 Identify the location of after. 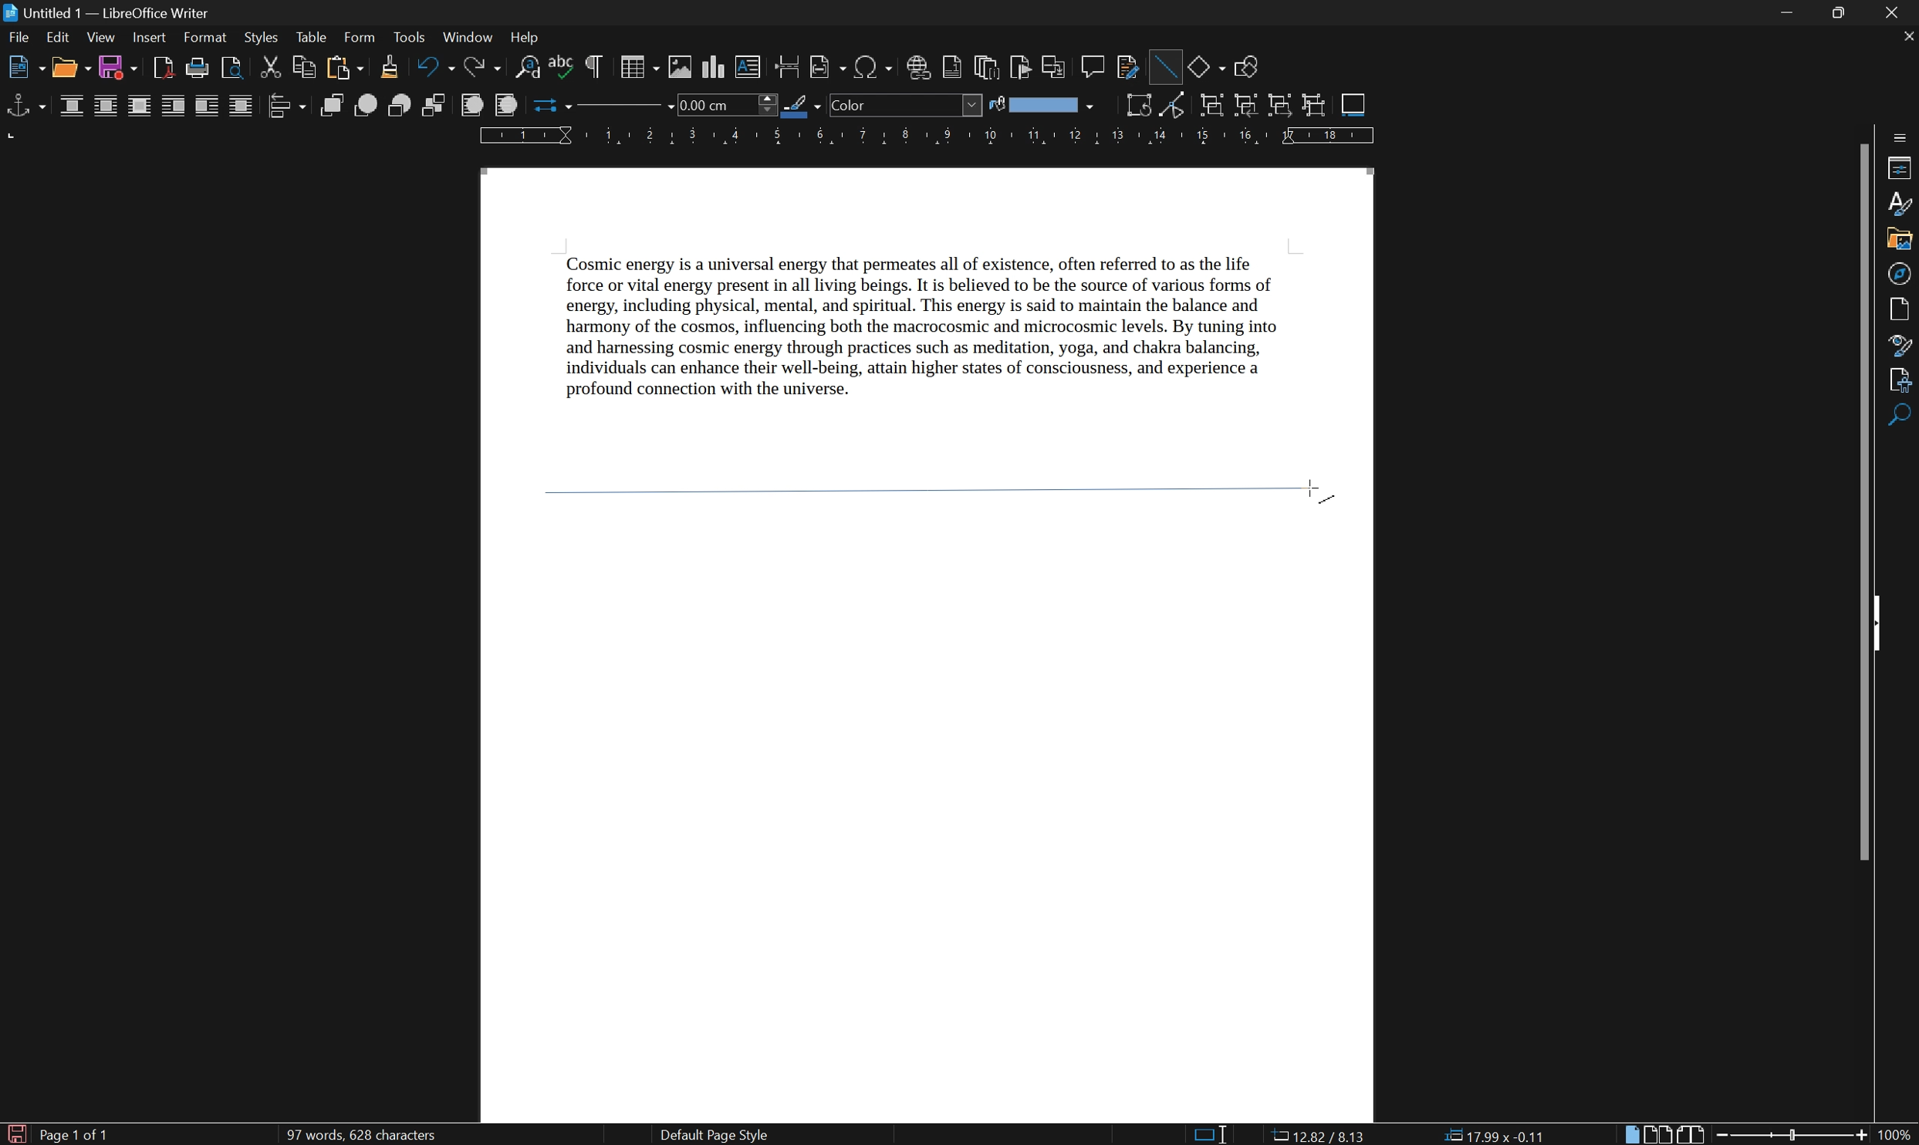
(208, 107).